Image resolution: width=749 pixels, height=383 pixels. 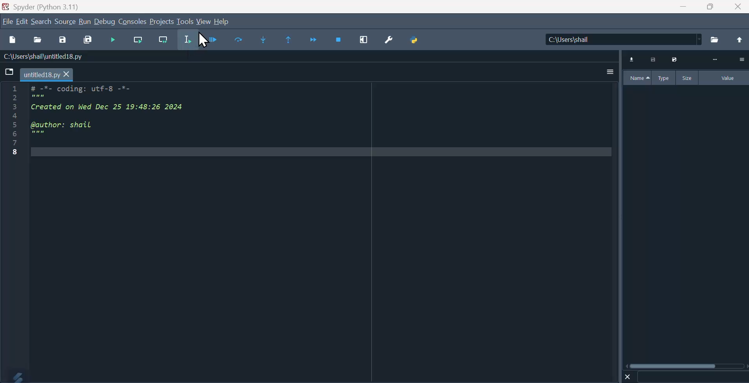 I want to click on Folder, so click(x=715, y=40).